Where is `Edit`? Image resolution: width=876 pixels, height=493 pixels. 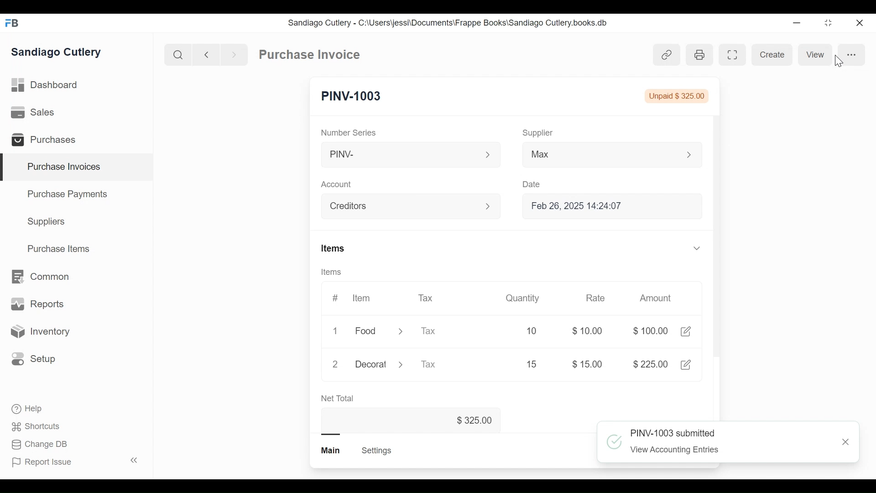 Edit is located at coordinates (685, 332).